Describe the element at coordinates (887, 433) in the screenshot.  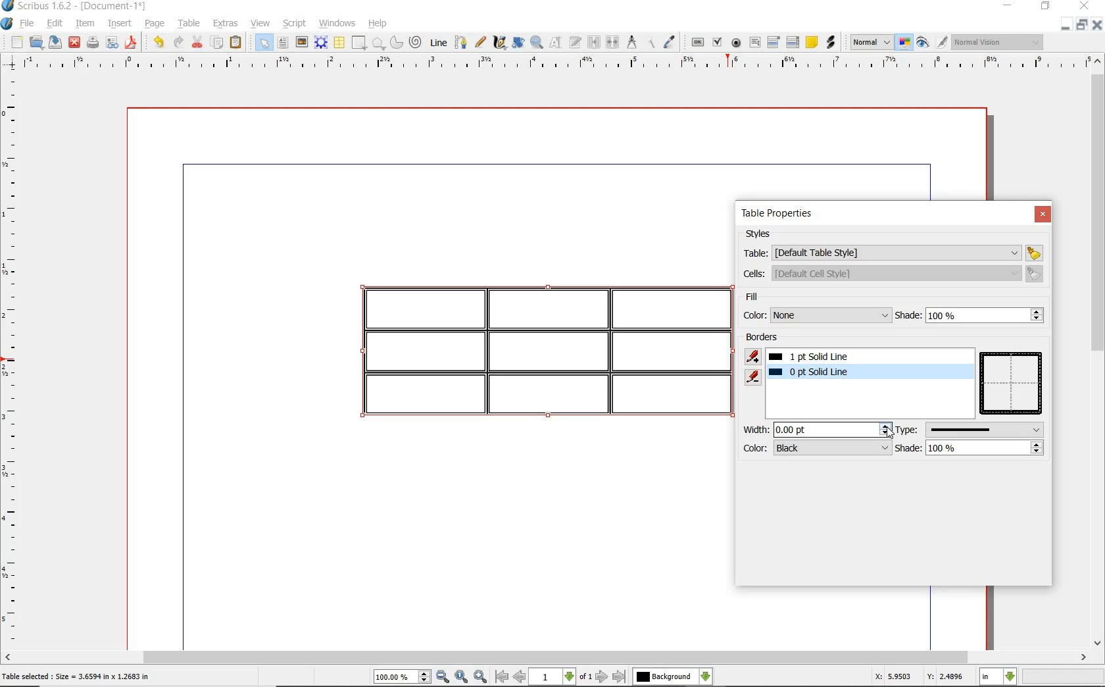
I see `cursor` at that location.